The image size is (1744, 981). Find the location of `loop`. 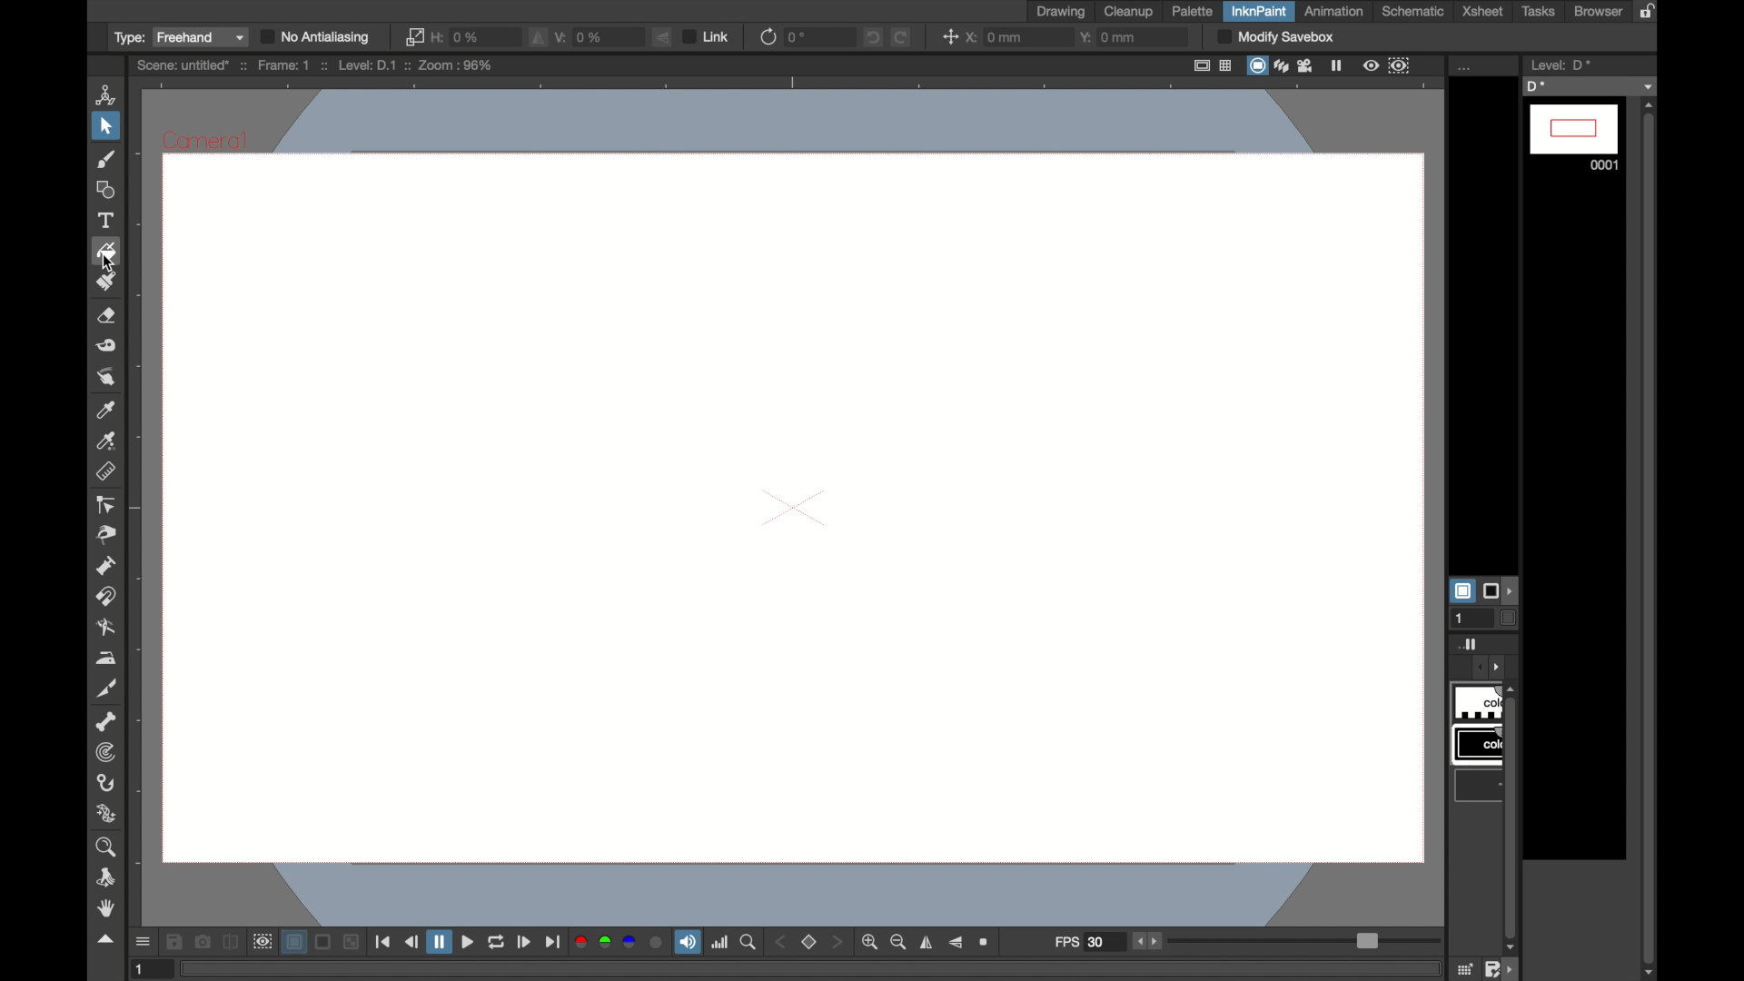

loop is located at coordinates (497, 942).